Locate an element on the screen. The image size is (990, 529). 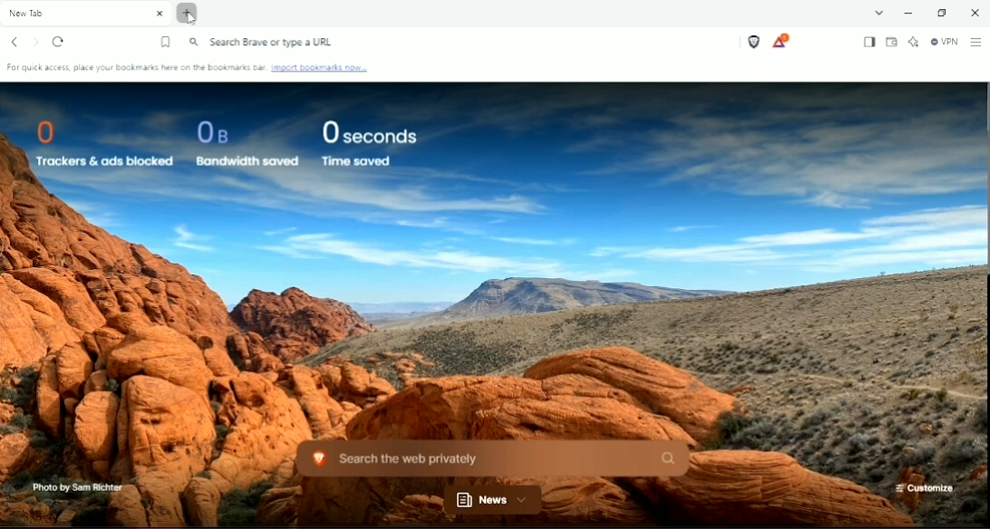
For quick access, place your bookmarks here on the bookmarks bar. Import bookmarks now.. is located at coordinates (192, 68).